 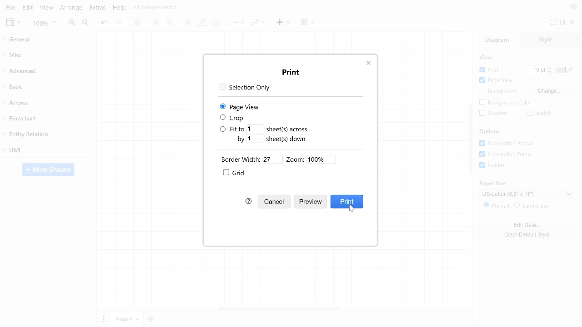 I want to click on To front, so click(x=155, y=23).